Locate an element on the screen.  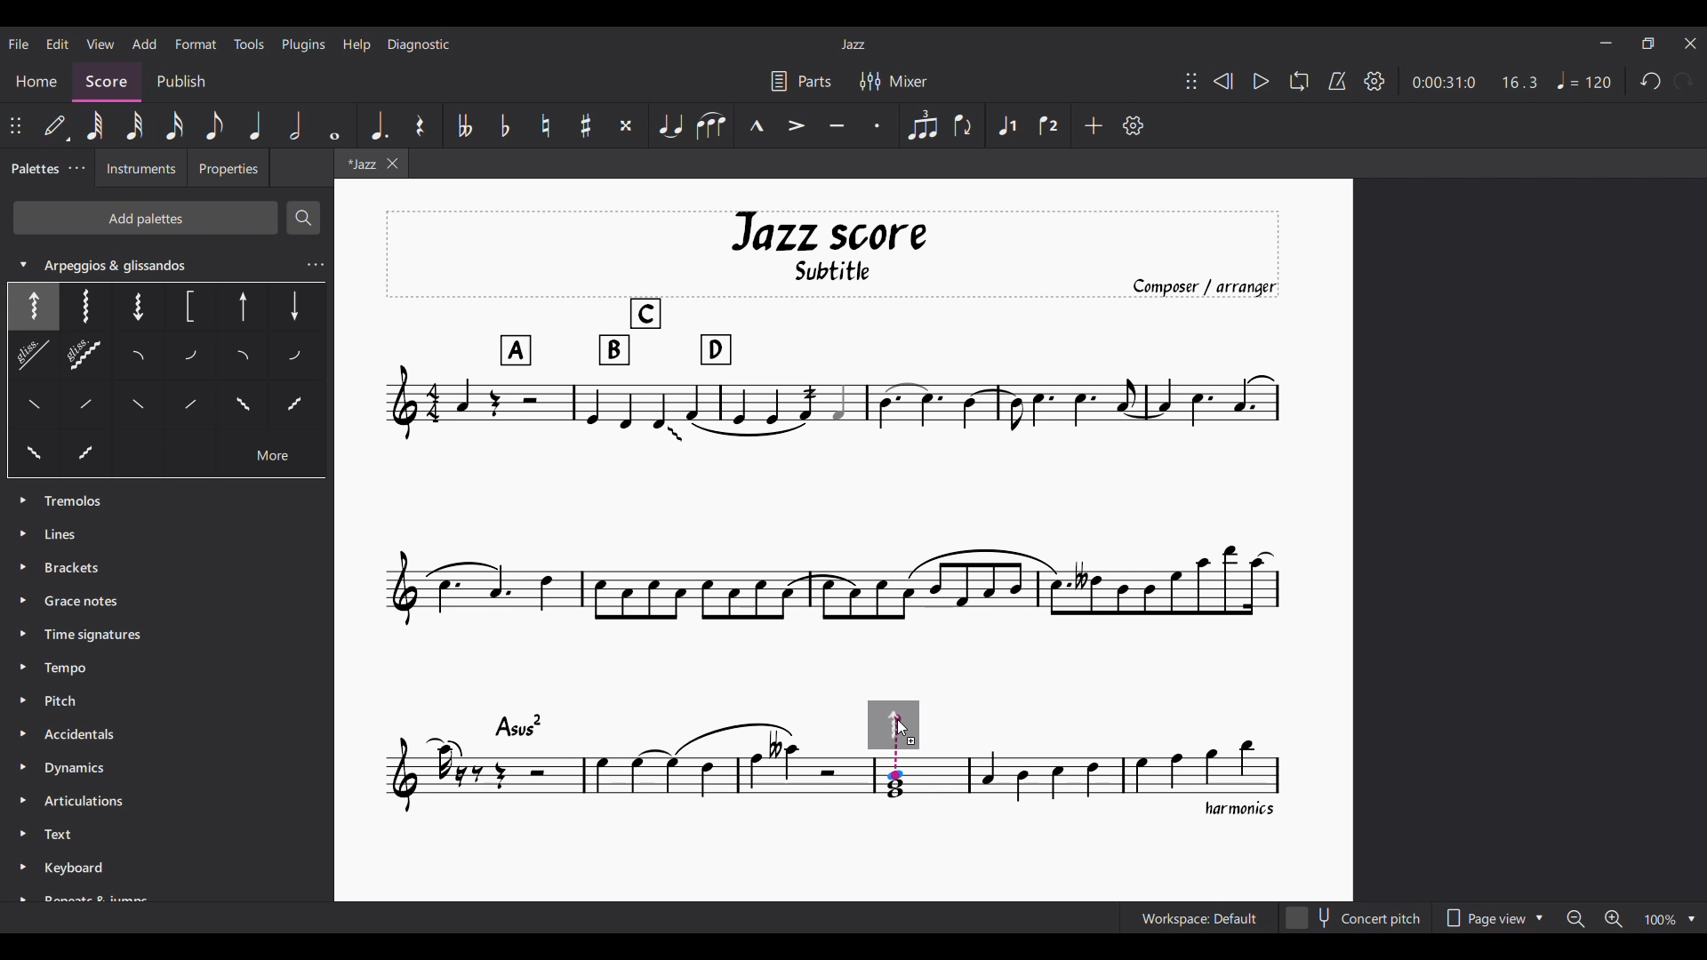
Tempo is located at coordinates (69, 666).